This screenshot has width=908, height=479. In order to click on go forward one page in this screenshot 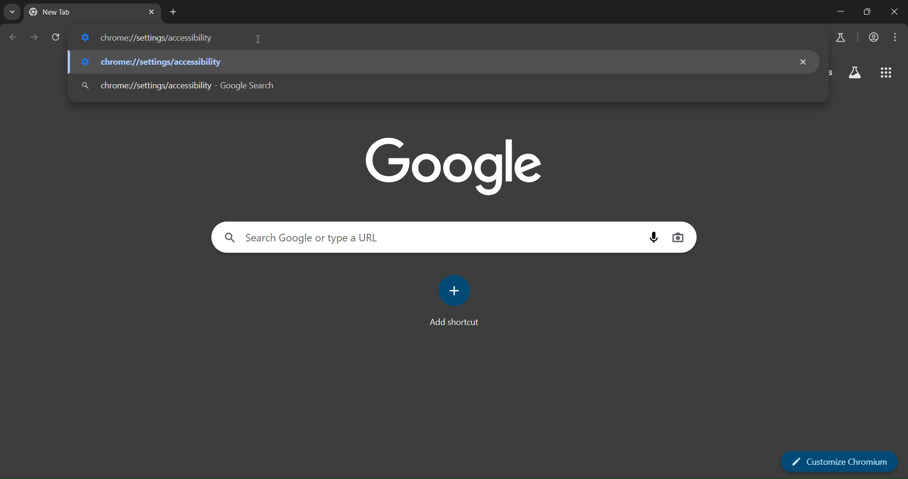, I will do `click(34, 37)`.